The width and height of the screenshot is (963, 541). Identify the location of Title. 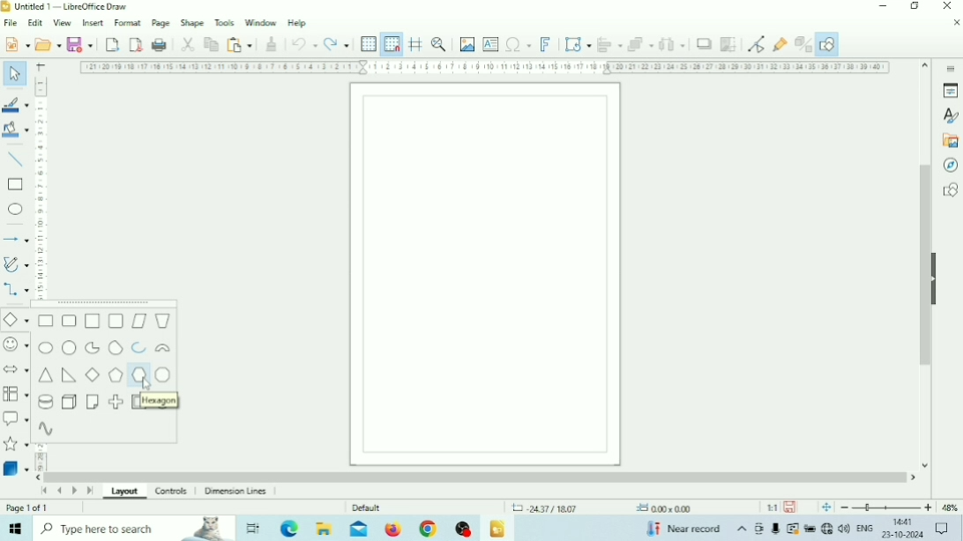
(71, 6).